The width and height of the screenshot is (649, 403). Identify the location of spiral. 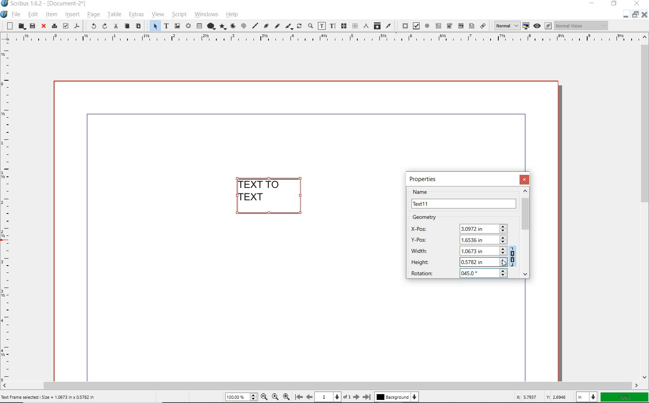
(243, 25).